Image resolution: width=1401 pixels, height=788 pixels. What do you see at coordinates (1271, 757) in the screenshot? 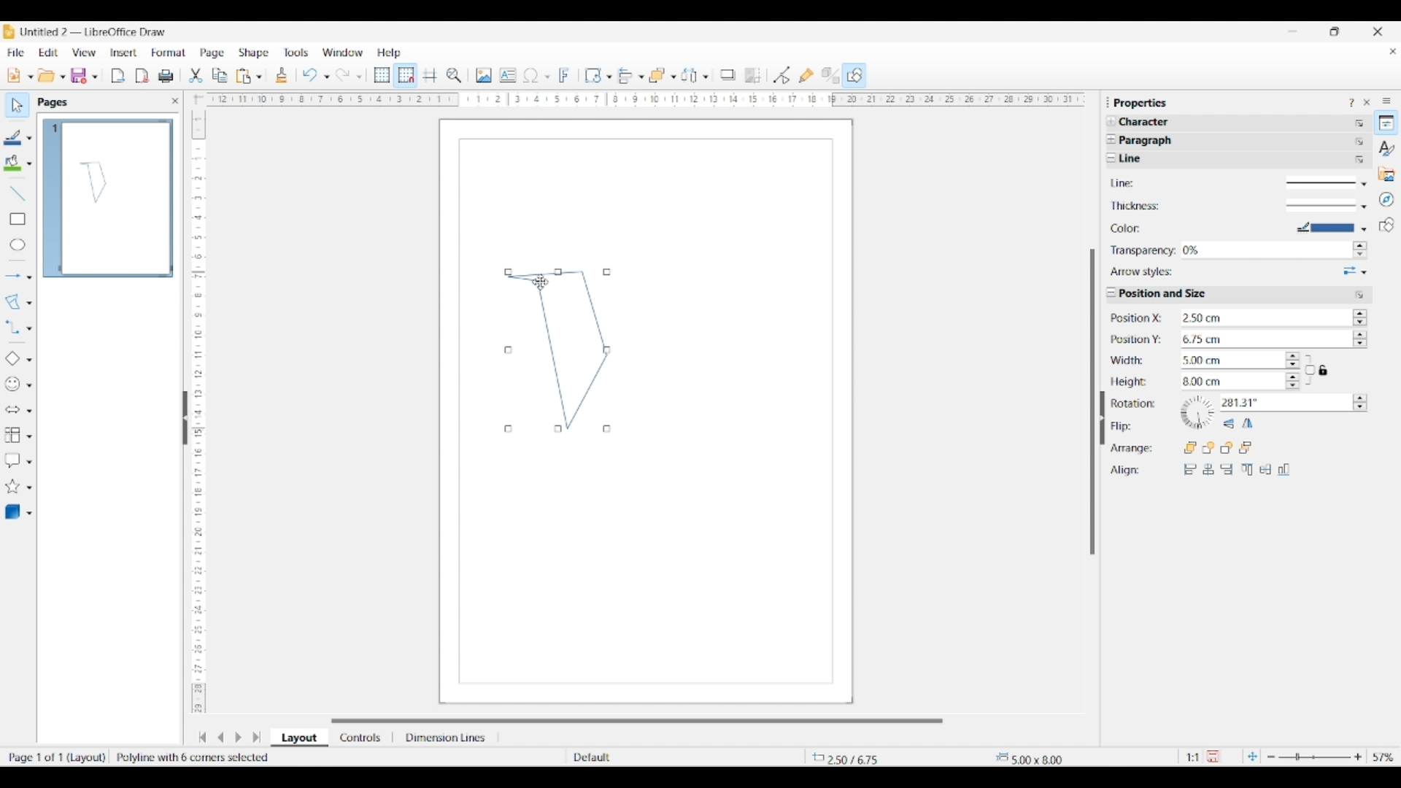
I see `Zoom out` at bounding box center [1271, 757].